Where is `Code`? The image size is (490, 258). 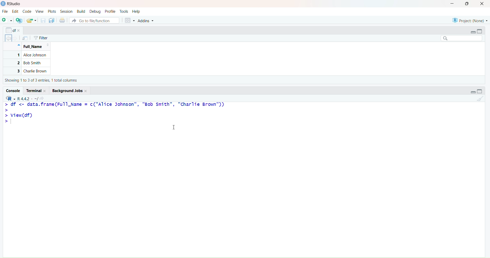
Code is located at coordinates (27, 12).